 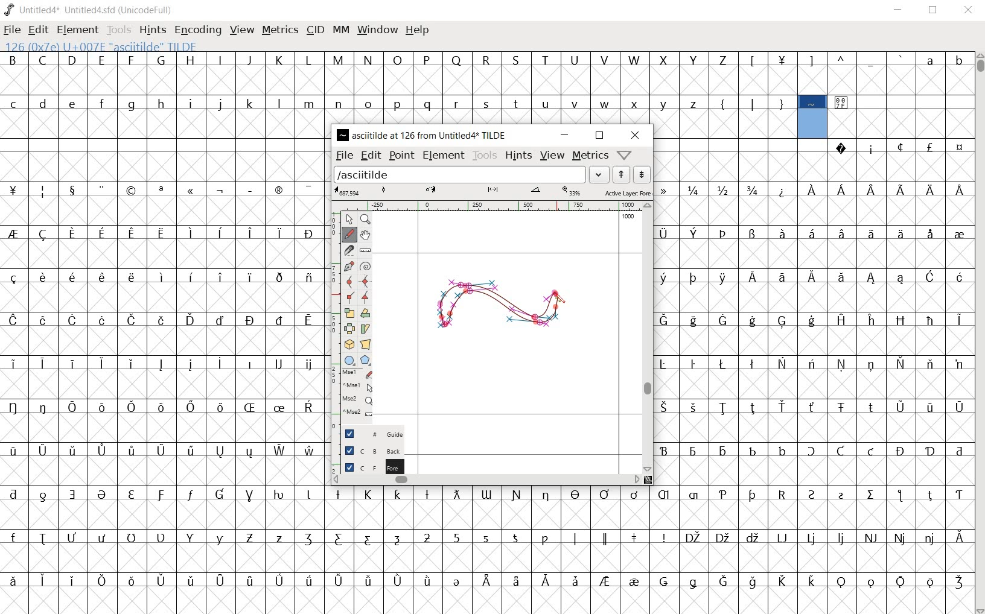 I want to click on VIEW, so click(x=240, y=30).